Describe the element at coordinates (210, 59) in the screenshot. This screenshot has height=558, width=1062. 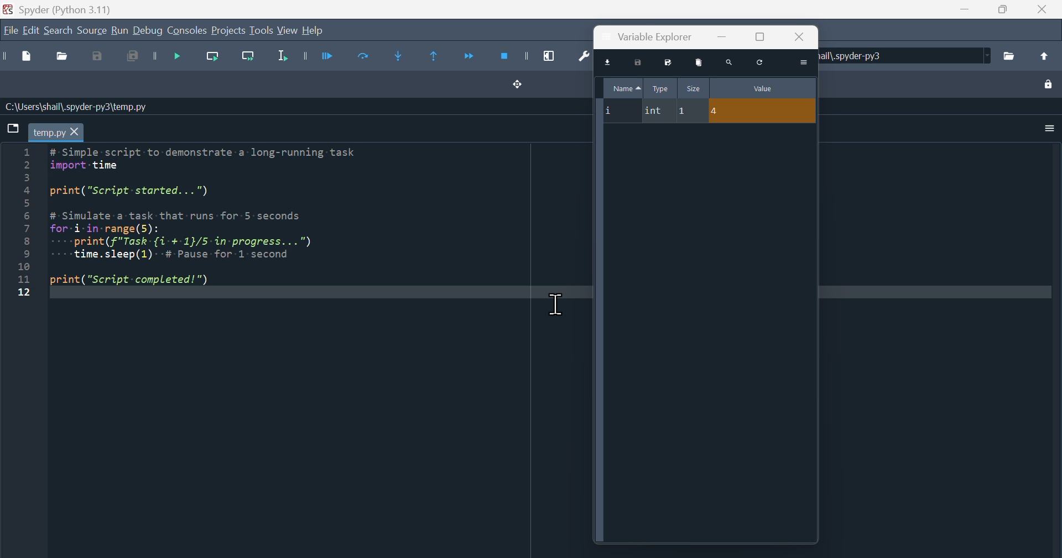
I see `Run current line` at that location.